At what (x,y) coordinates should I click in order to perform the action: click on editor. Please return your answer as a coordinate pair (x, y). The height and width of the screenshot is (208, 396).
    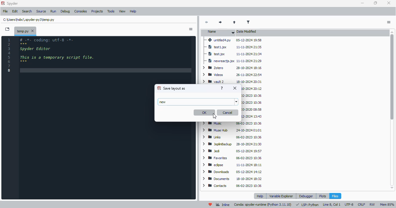
    Looking at the image, I should click on (86, 118).